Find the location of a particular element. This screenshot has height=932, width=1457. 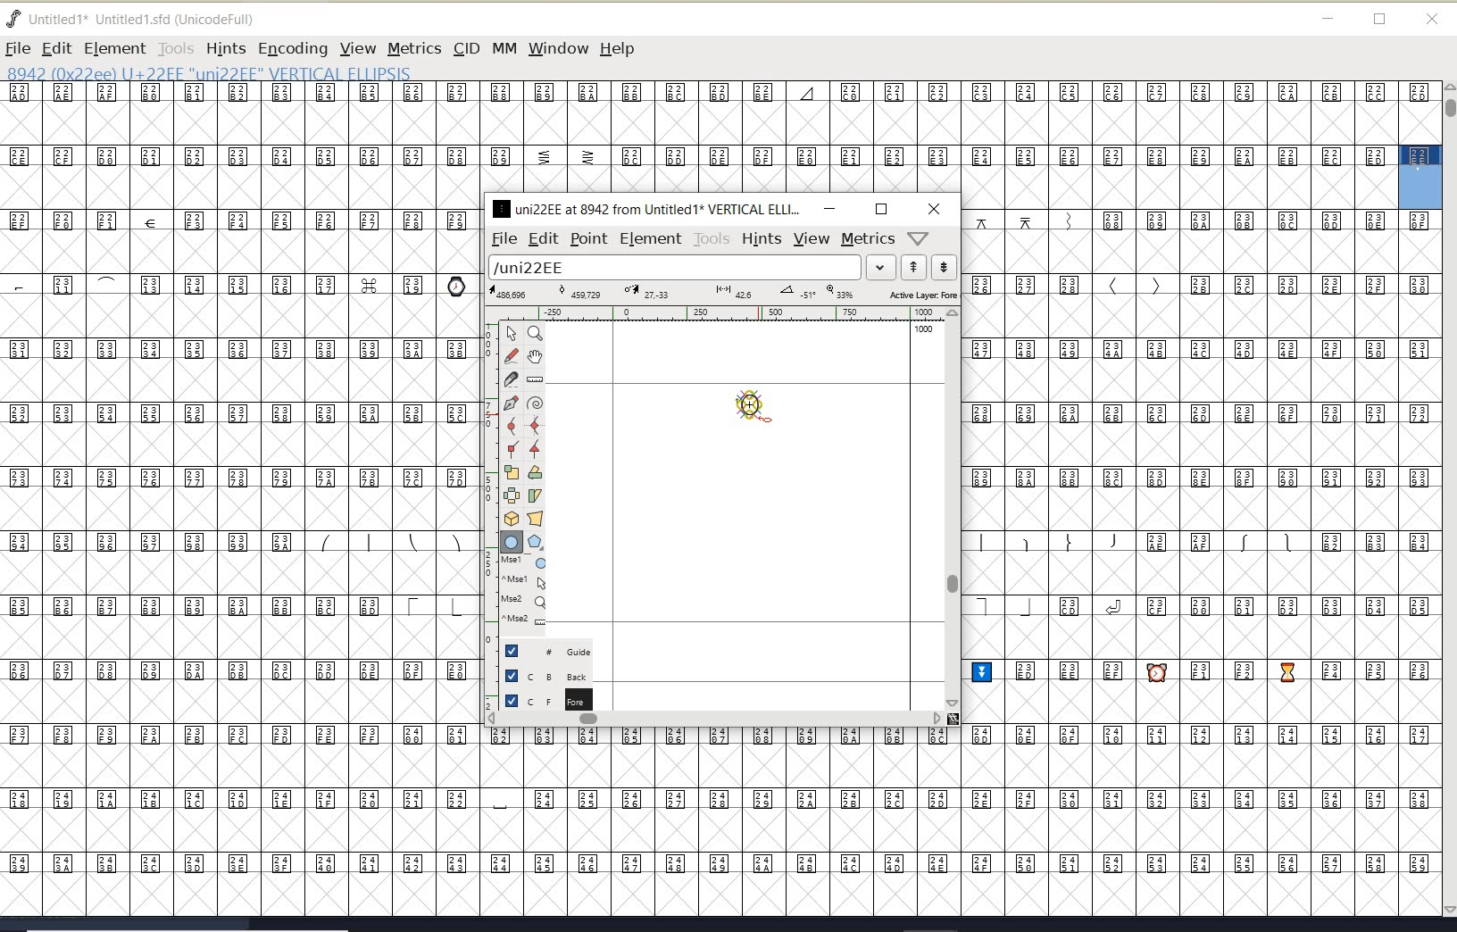

rotate the selection is located at coordinates (536, 472).